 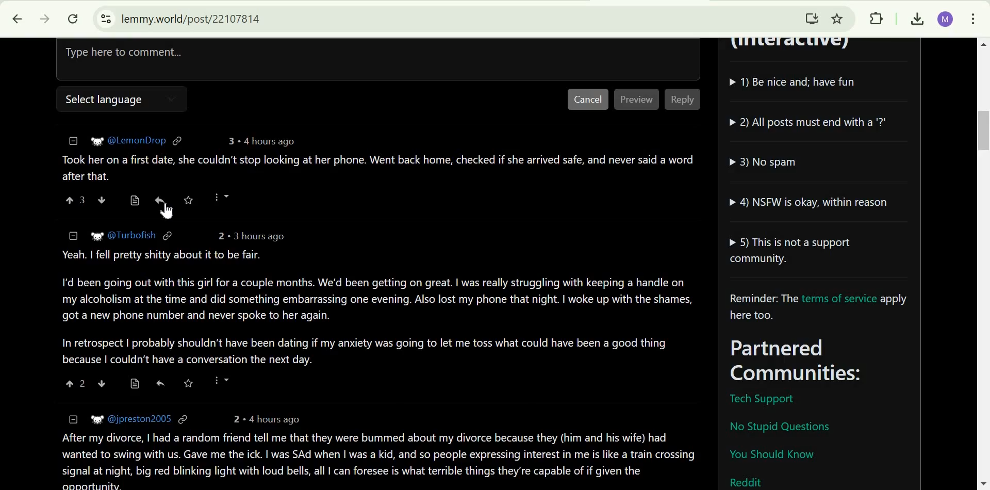 I want to click on user ID, so click(x=140, y=418).